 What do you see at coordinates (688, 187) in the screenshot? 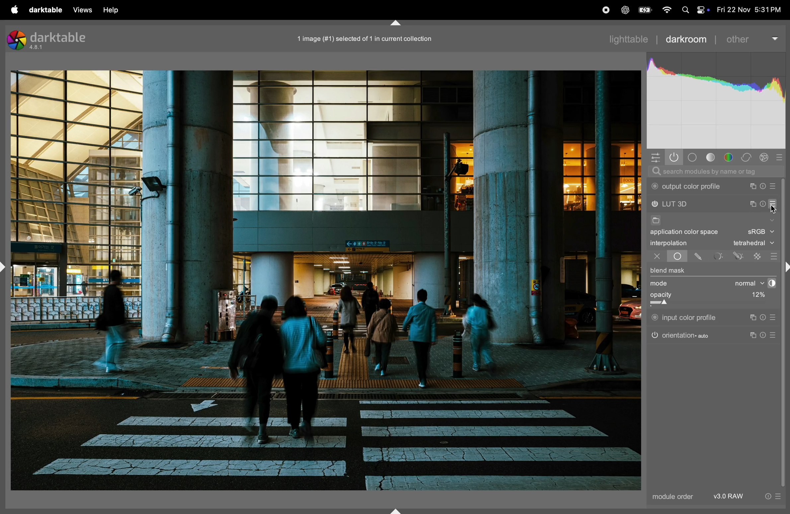
I see `output color profile` at bounding box center [688, 187].